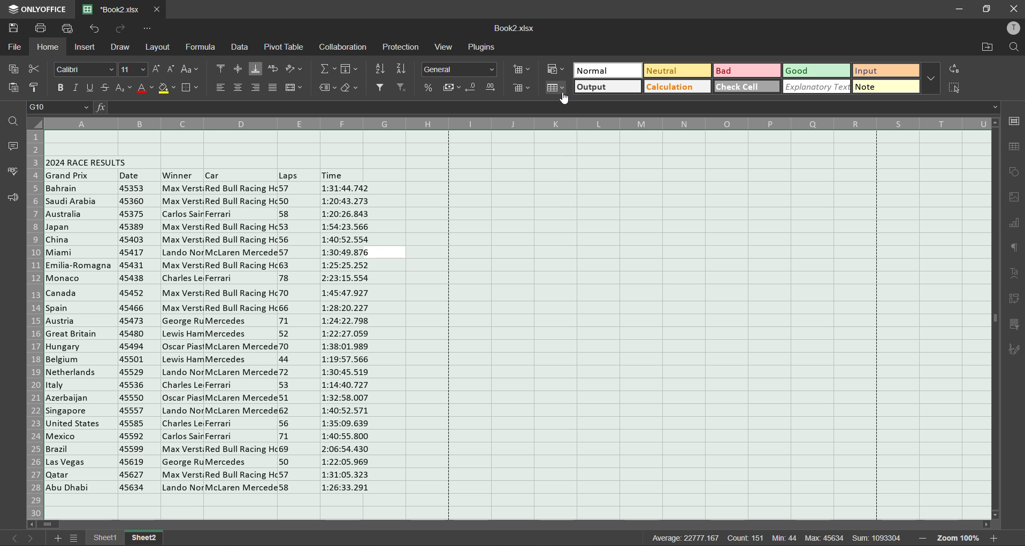  What do you see at coordinates (878, 539) in the screenshot?
I see `sum` at bounding box center [878, 539].